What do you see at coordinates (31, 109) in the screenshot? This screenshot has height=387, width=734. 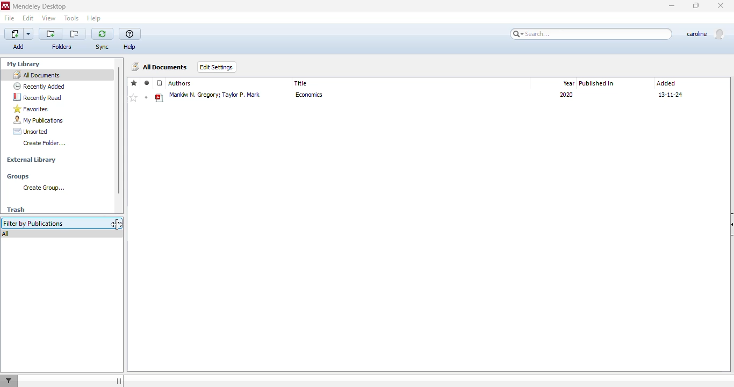 I see `favorites` at bounding box center [31, 109].